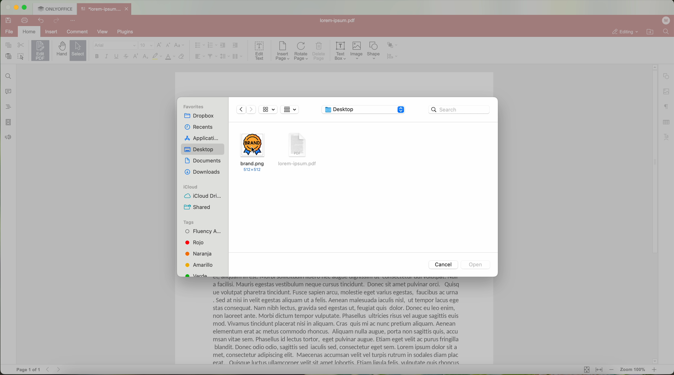 This screenshot has width=674, height=375. I want to click on Forward, so click(252, 109).